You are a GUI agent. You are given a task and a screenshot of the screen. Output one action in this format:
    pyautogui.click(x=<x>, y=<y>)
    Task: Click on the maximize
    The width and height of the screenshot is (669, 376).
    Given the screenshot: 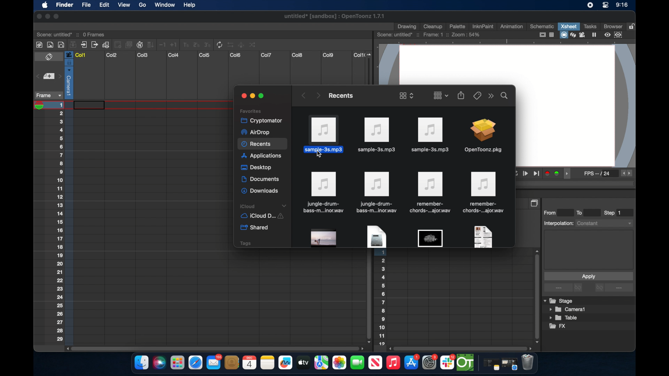 What is the action you would take?
    pyautogui.click(x=263, y=96)
    